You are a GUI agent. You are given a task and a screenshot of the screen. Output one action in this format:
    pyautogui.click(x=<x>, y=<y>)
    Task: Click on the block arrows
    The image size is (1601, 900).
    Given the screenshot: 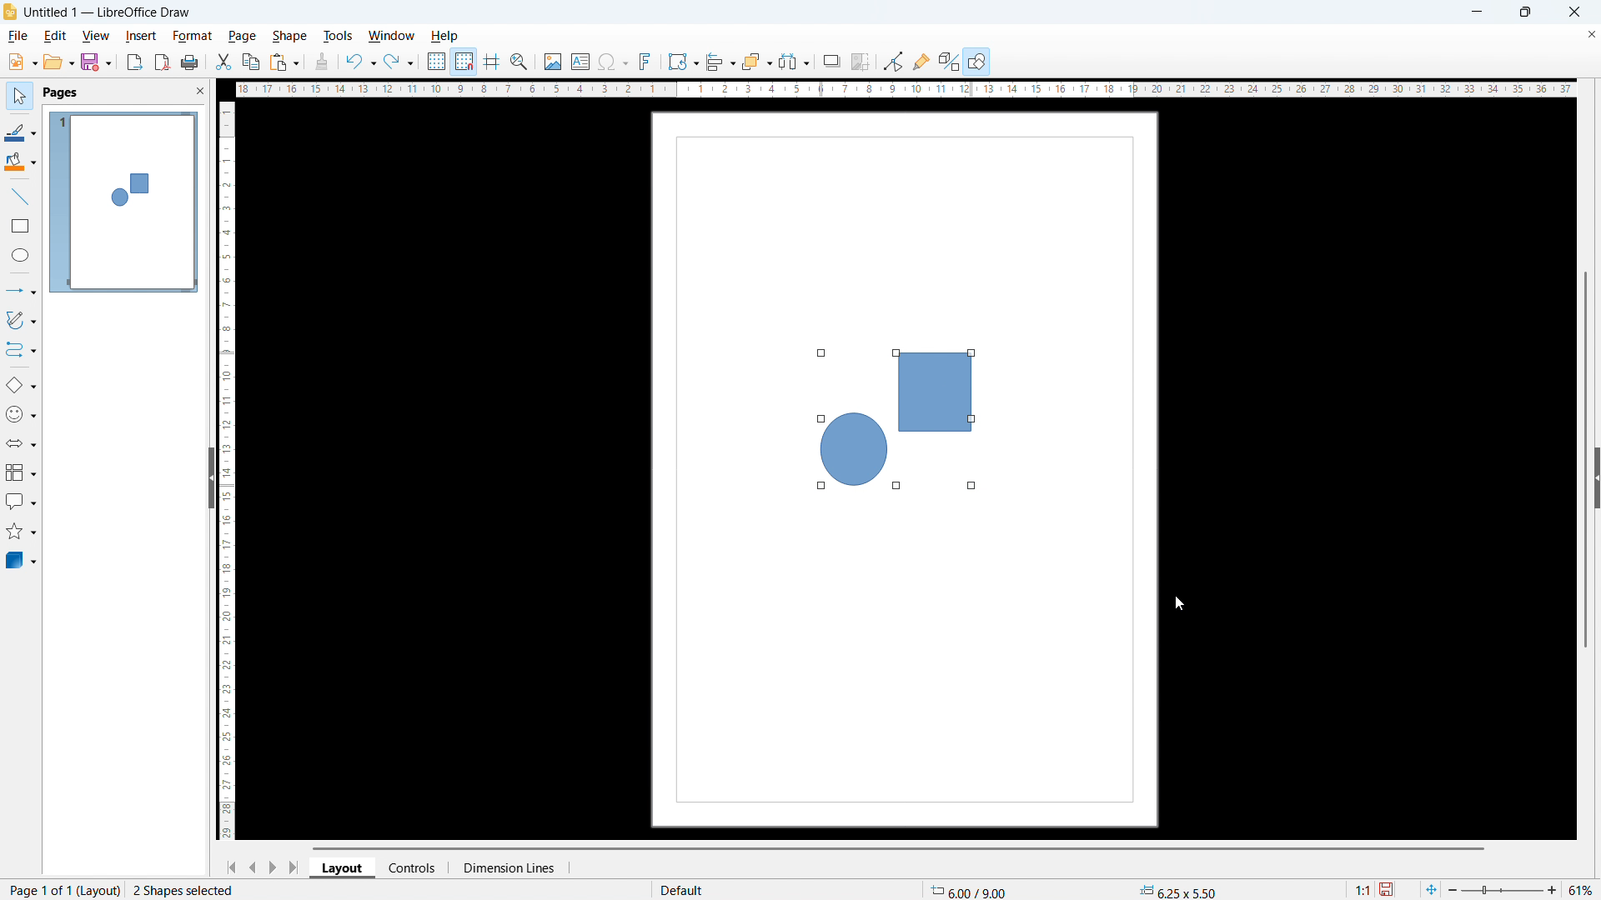 What is the action you would take?
    pyautogui.click(x=22, y=443)
    